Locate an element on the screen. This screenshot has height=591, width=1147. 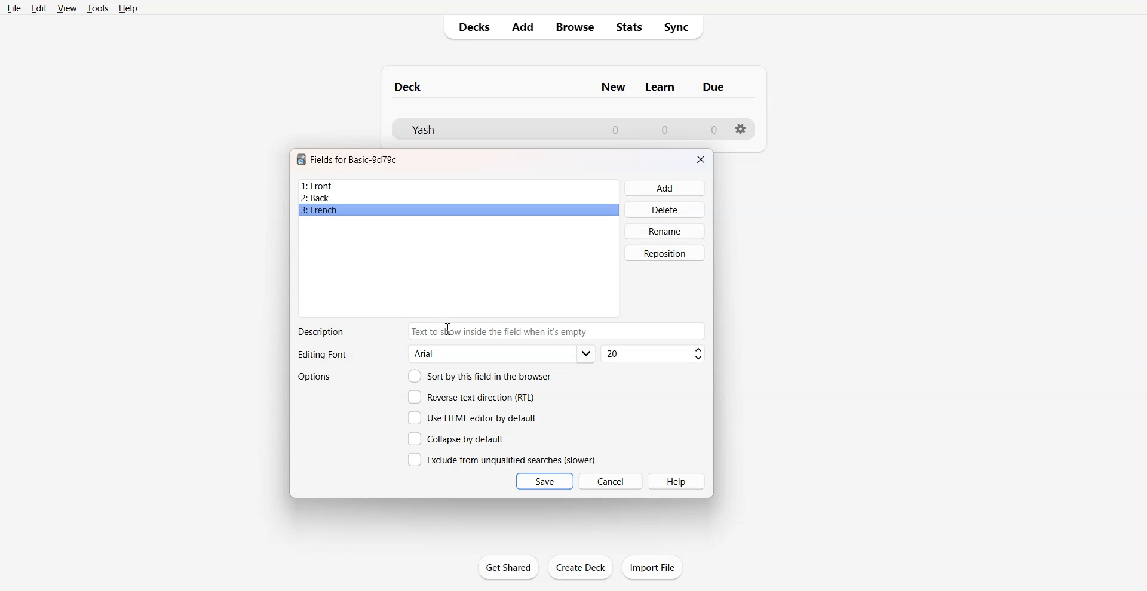
Save is located at coordinates (545, 481).